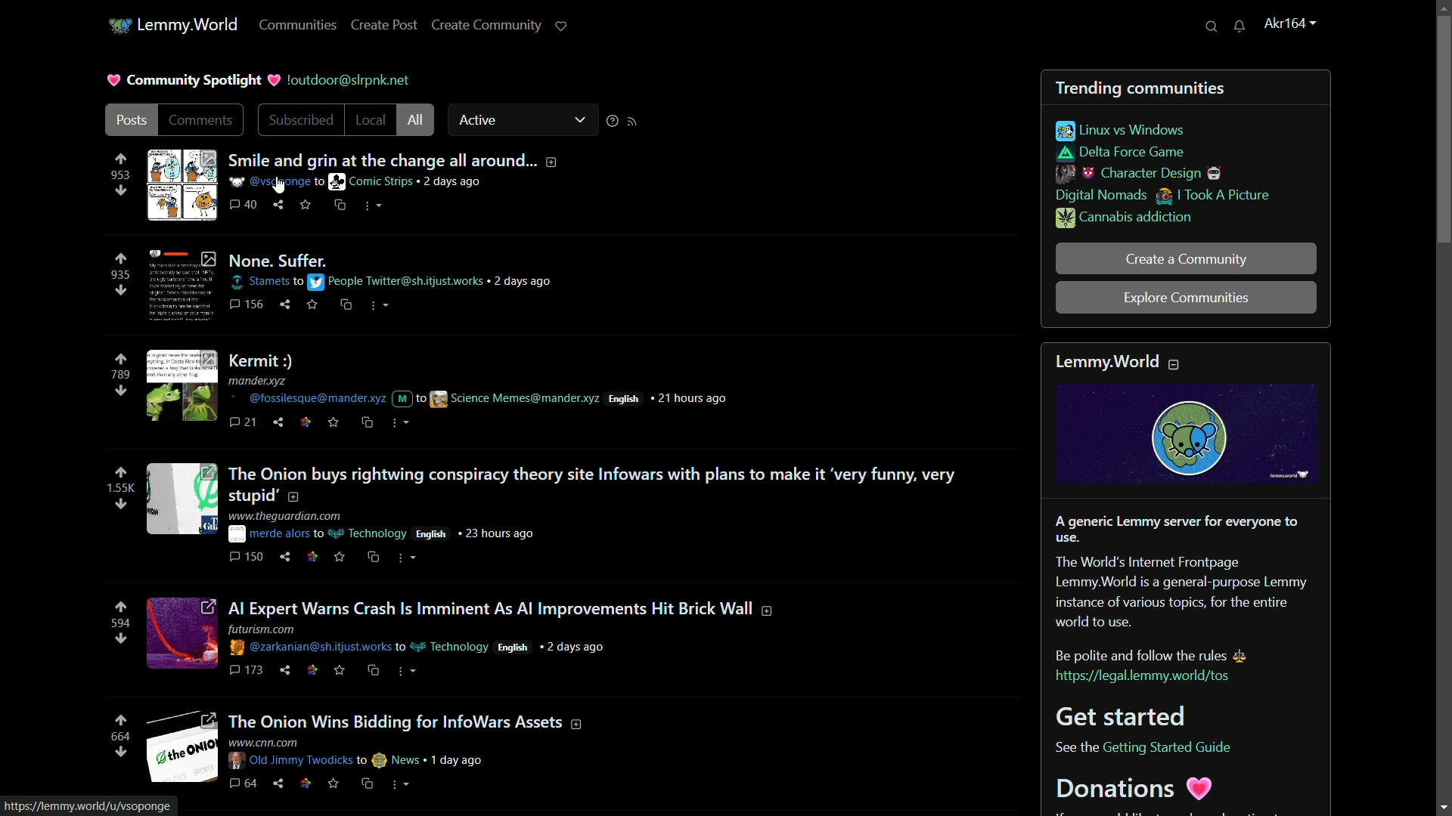 Image resolution: width=1452 pixels, height=816 pixels. Describe the element at coordinates (181, 286) in the screenshot. I see `image` at that location.